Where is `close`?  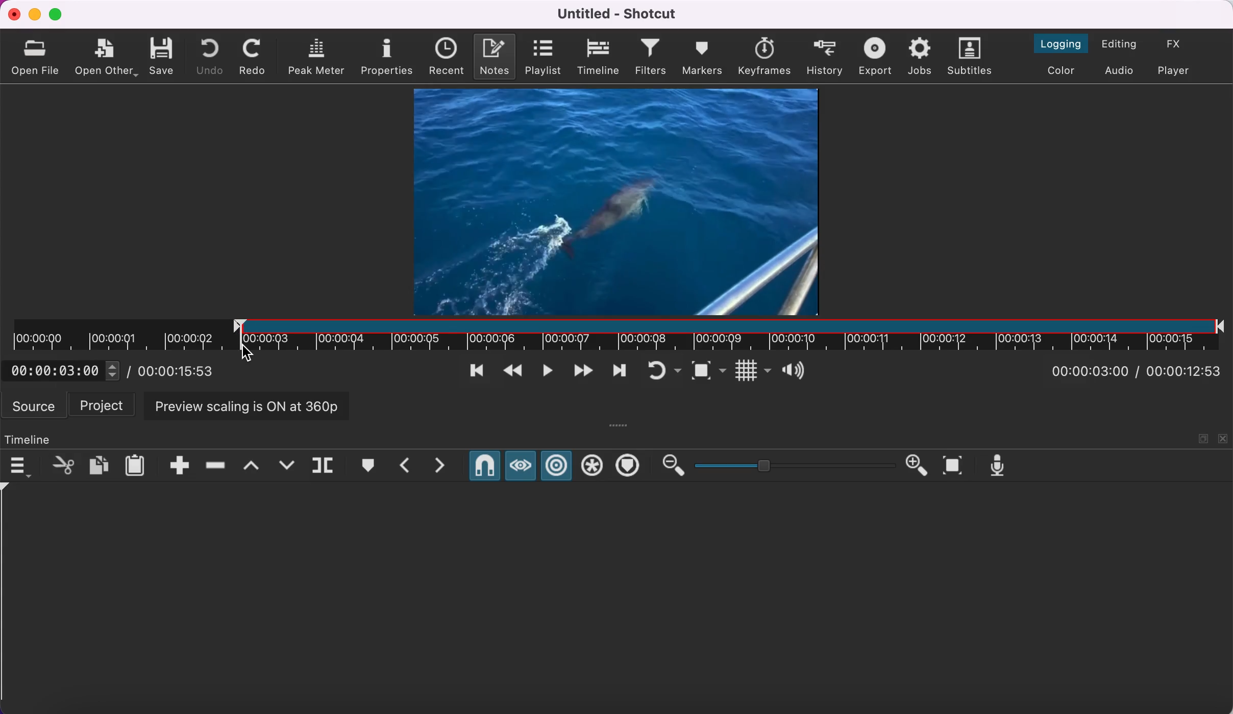
close is located at coordinates (12, 14).